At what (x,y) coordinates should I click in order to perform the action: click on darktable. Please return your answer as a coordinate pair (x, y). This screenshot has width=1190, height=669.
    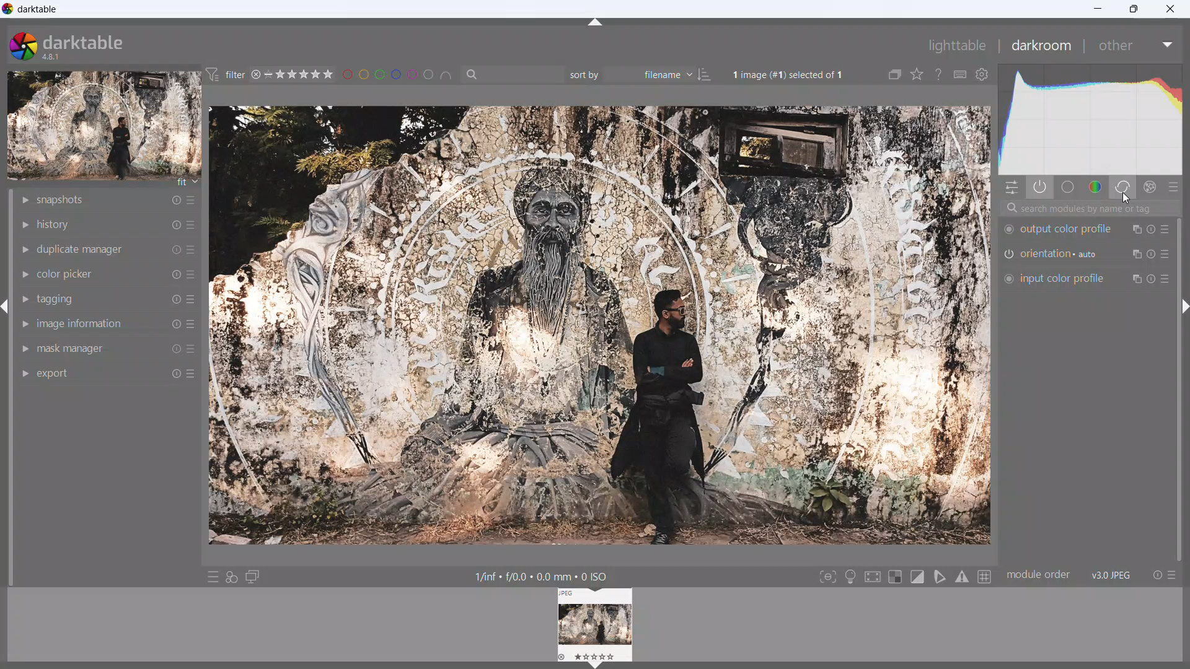
    Looking at the image, I should click on (84, 42).